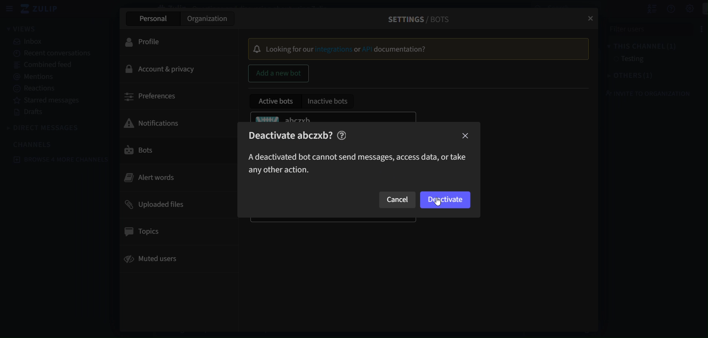 The width and height of the screenshot is (708, 338). I want to click on deactivate, so click(446, 200).